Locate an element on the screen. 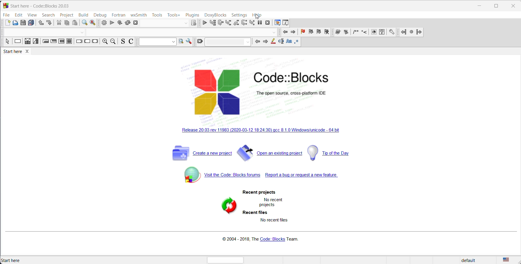 The height and width of the screenshot is (264, 521). build is located at coordinates (84, 15).